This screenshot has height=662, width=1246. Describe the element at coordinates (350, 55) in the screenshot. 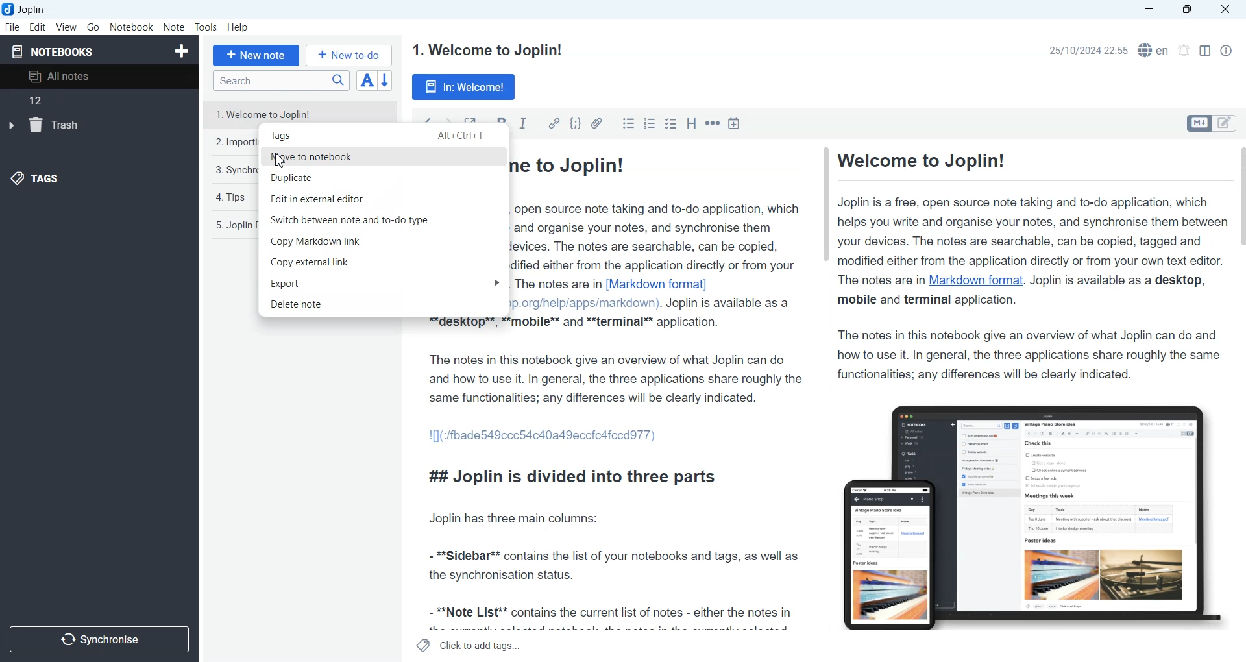

I see `+ New to-do` at that location.